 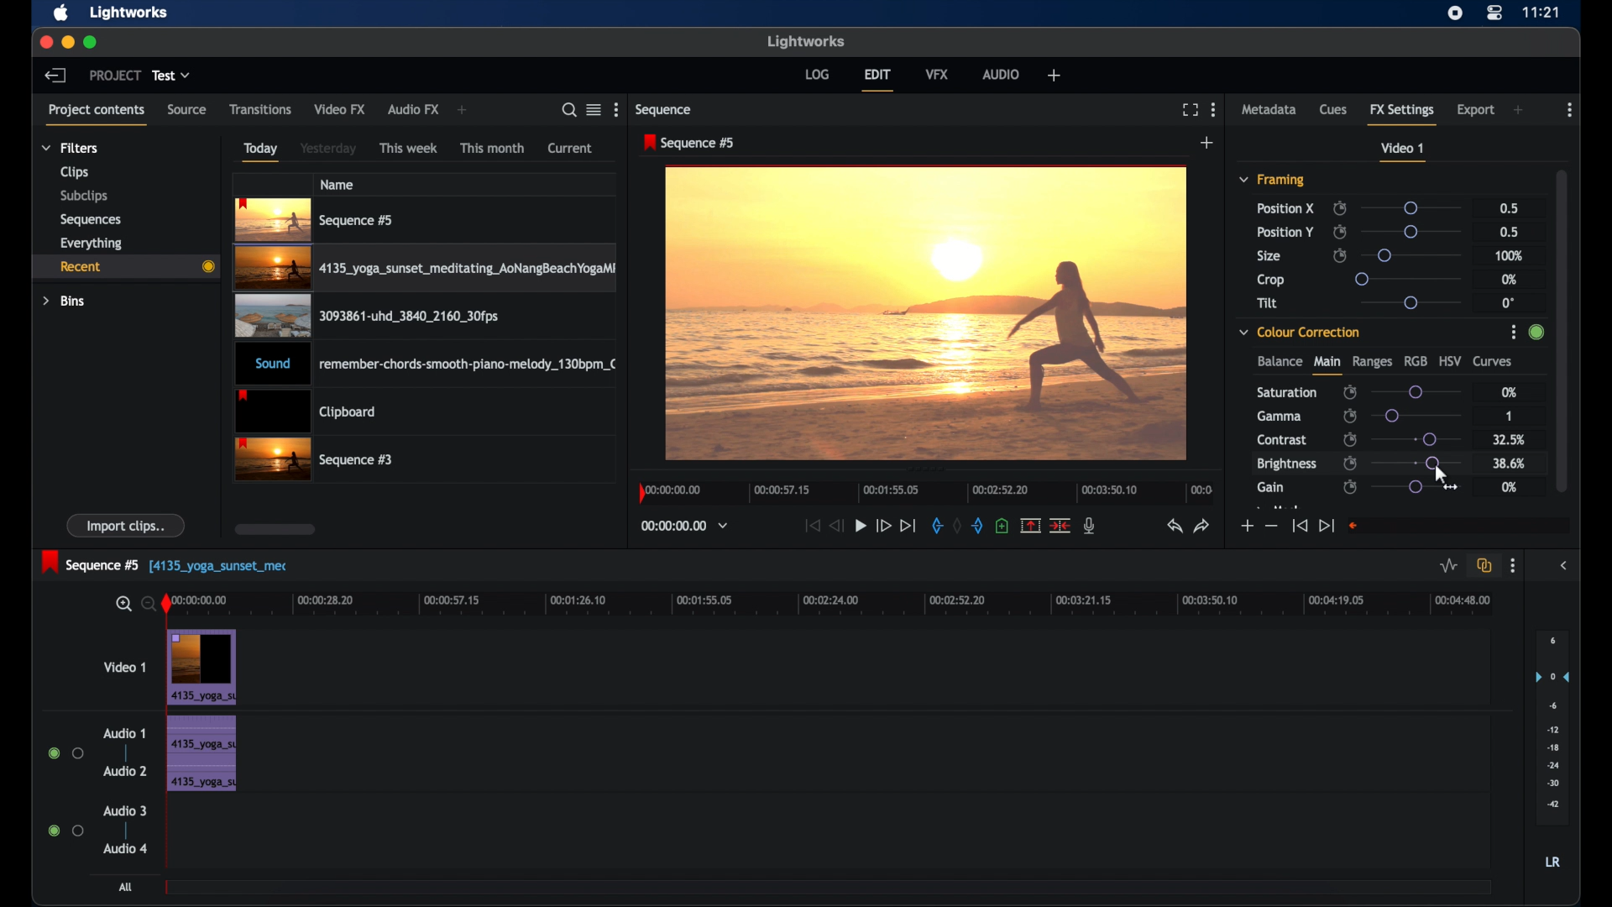 What do you see at coordinates (1534, 337) in the screenshot?
I see `slider change` at bounding box center [1534, 337].